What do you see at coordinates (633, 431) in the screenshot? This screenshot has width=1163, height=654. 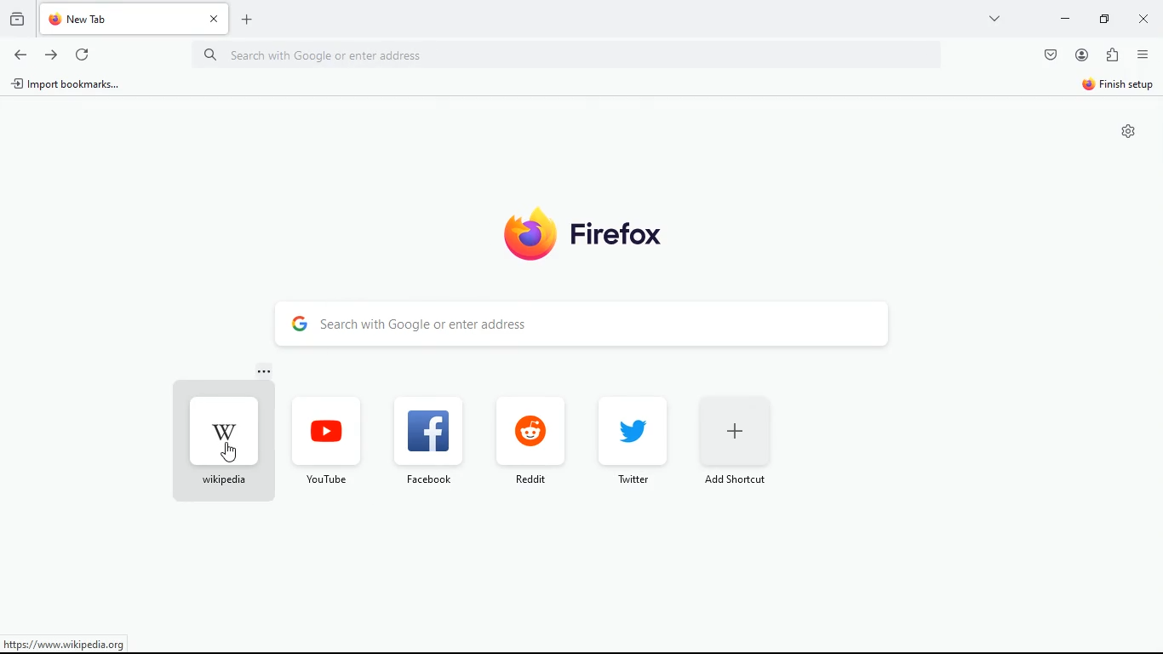 I see `twitter logo` at bounding box center [633, 431].